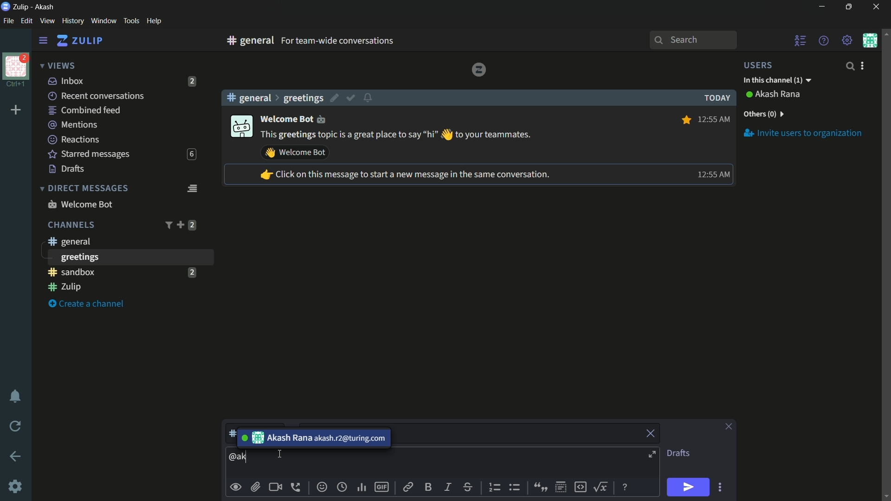  What do you see at coordinates (168, 225) in the screenshot?
I see `filter channels` at bounding box center [168, 225].